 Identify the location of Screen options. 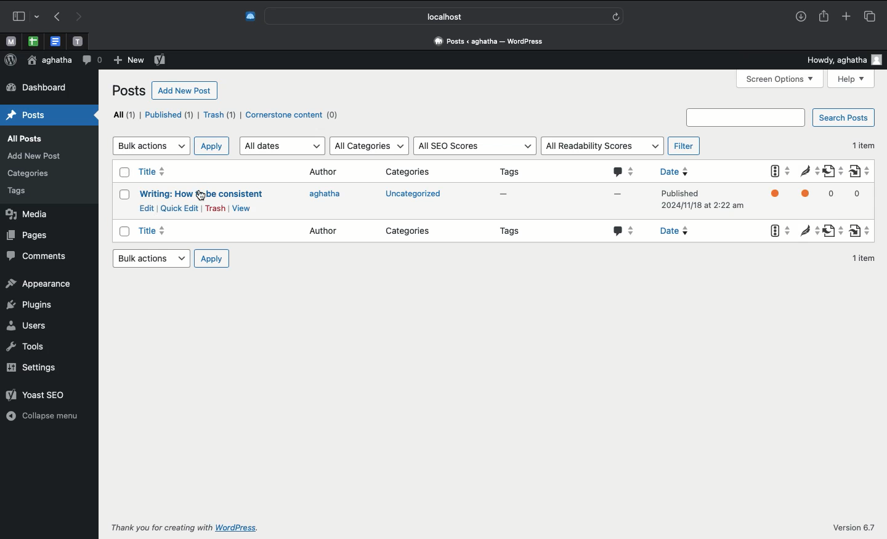
(780, 79).